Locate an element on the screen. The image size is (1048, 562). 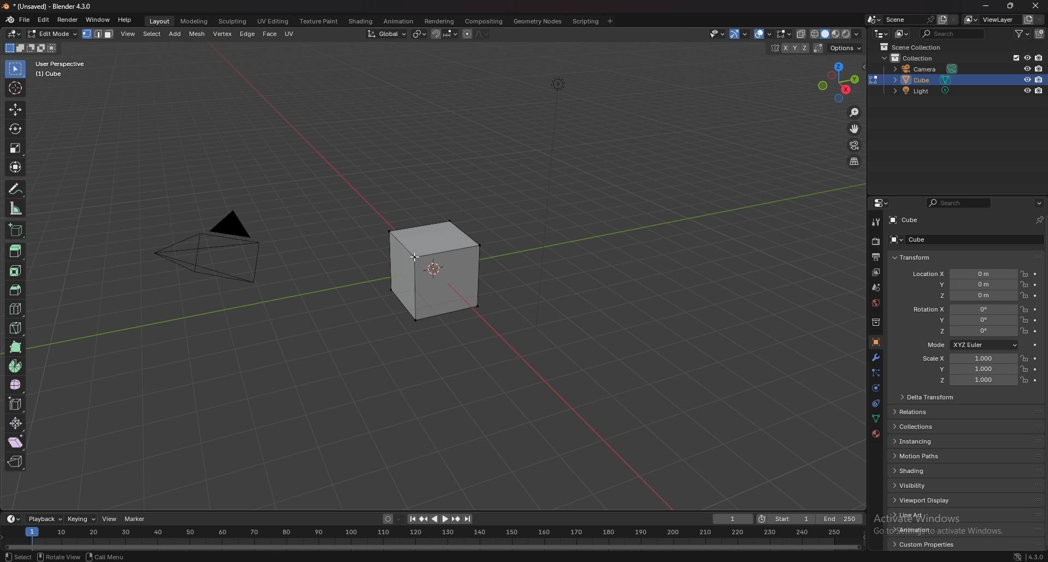
display filter is located at coordinates (961, 202).